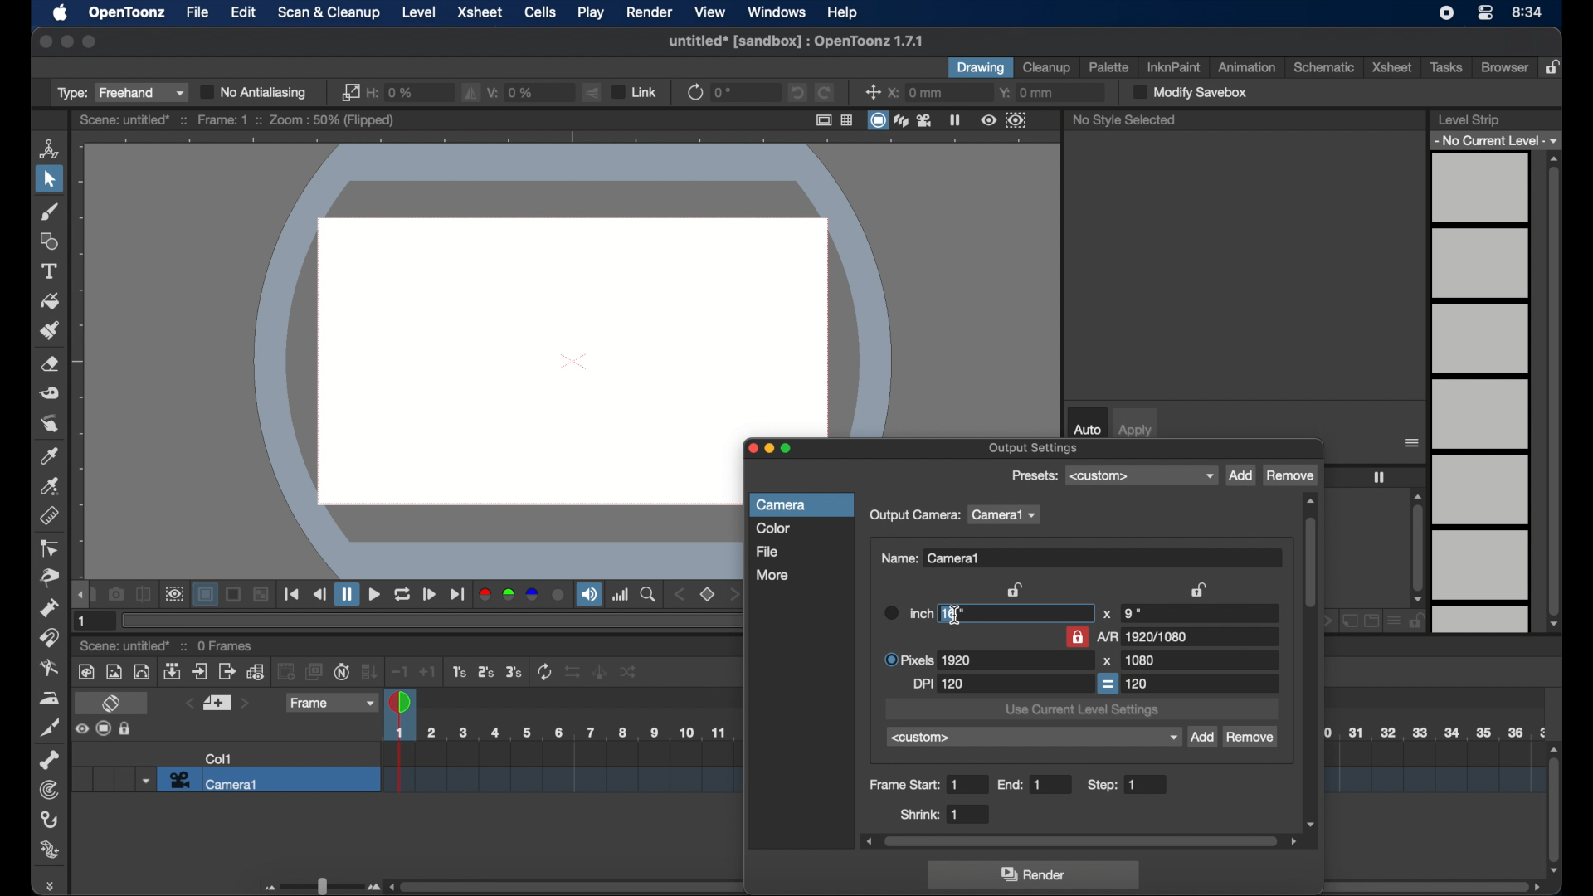 The width and height of the screenshot is (1593, 896). I want to click on play, so click(592, 13).